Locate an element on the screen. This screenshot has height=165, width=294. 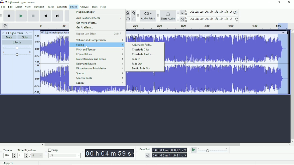
View is located at coordinates (28, 7).